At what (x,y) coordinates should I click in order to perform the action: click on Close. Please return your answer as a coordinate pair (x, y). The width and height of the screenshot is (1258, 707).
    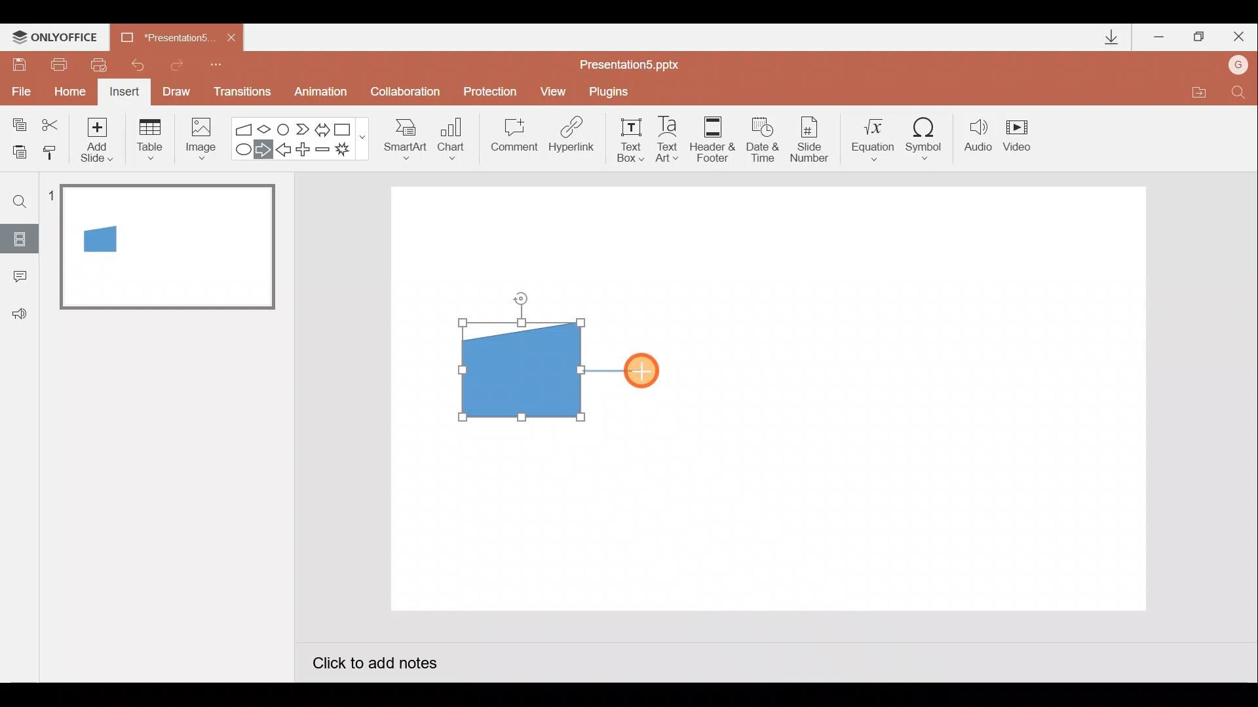
    Looking at the image, I should click on (1239, 39).